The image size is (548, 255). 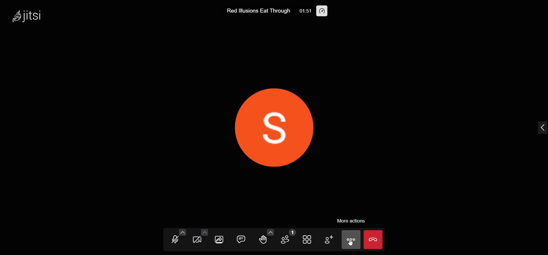 I want to click on more emoji, so click(x=271, y=232).